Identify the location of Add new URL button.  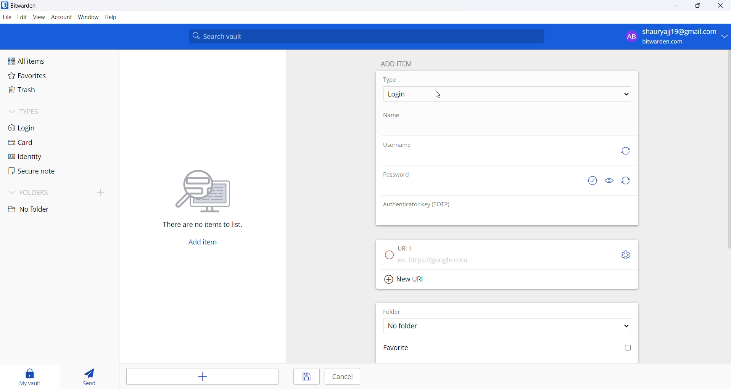
(401, 280).